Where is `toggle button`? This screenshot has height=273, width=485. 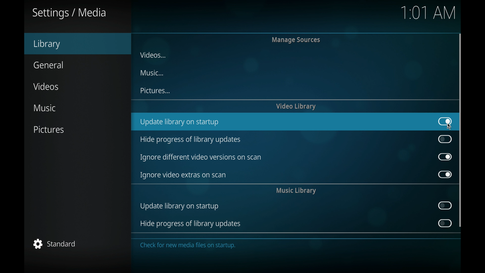
toggle button is located at coordinates (445, 156).